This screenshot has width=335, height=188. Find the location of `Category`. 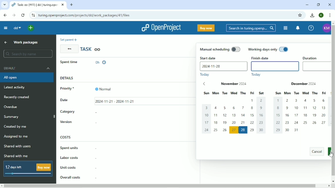

Category is located at coordinates (68, 111).